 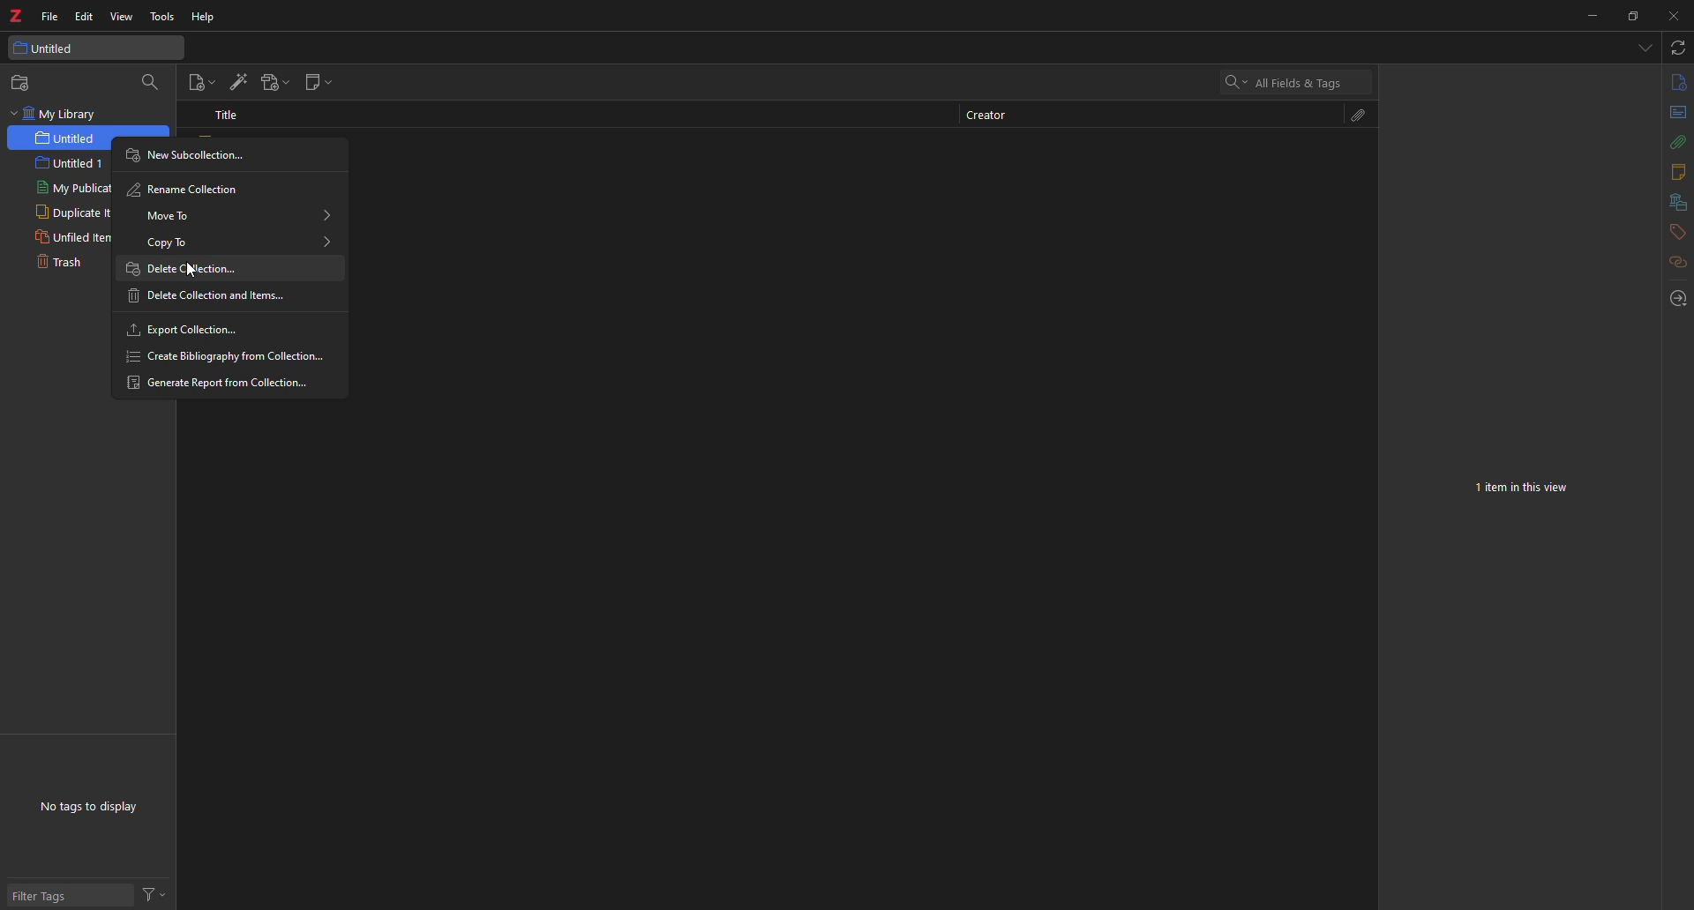 I want to click on view, so click(x=122, y=17).